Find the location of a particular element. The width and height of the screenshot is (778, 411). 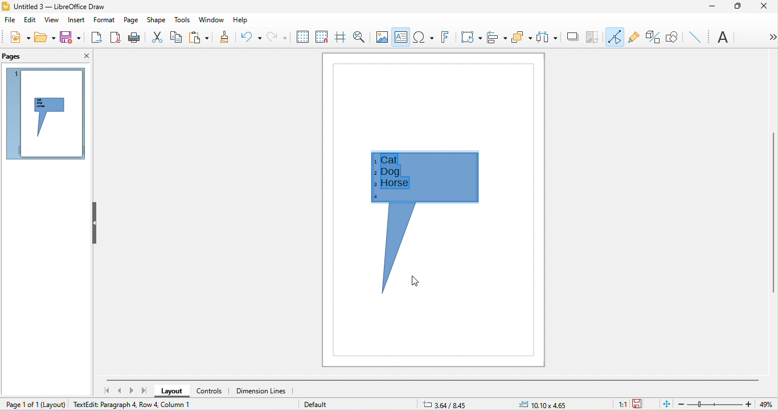

Inserted a numbering list into a callout is located at coordinates (428, 226).